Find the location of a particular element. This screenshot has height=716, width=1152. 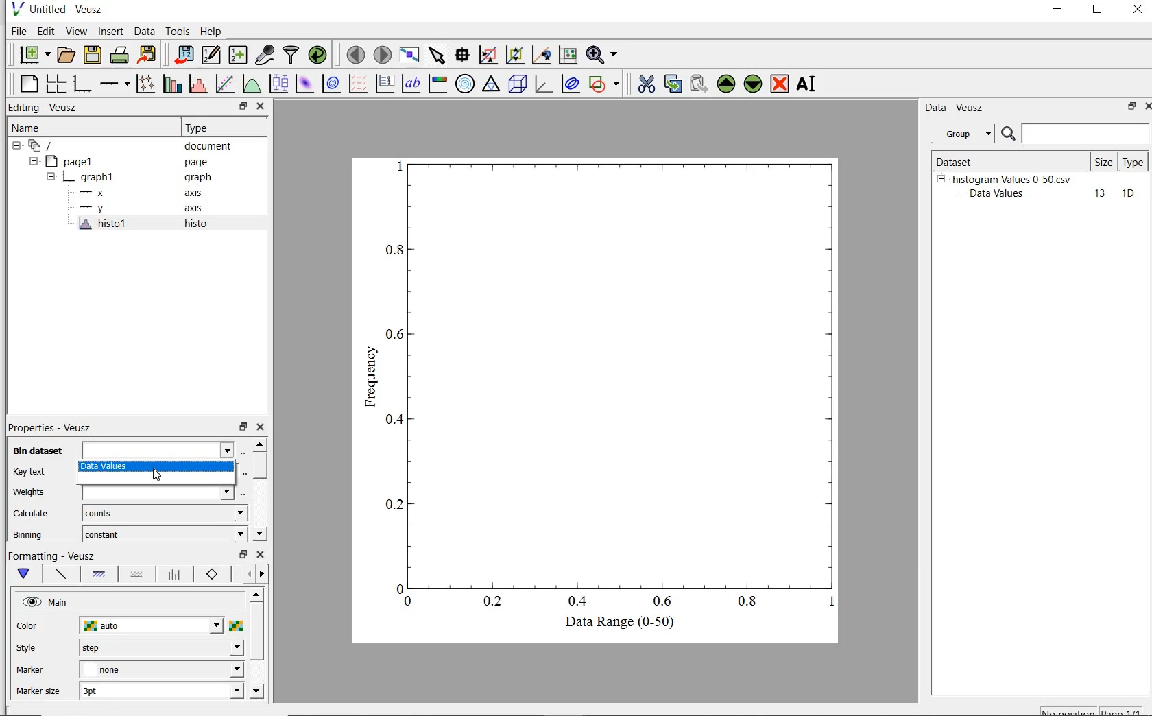

import data into veusz is located at coordinates (186, 55).